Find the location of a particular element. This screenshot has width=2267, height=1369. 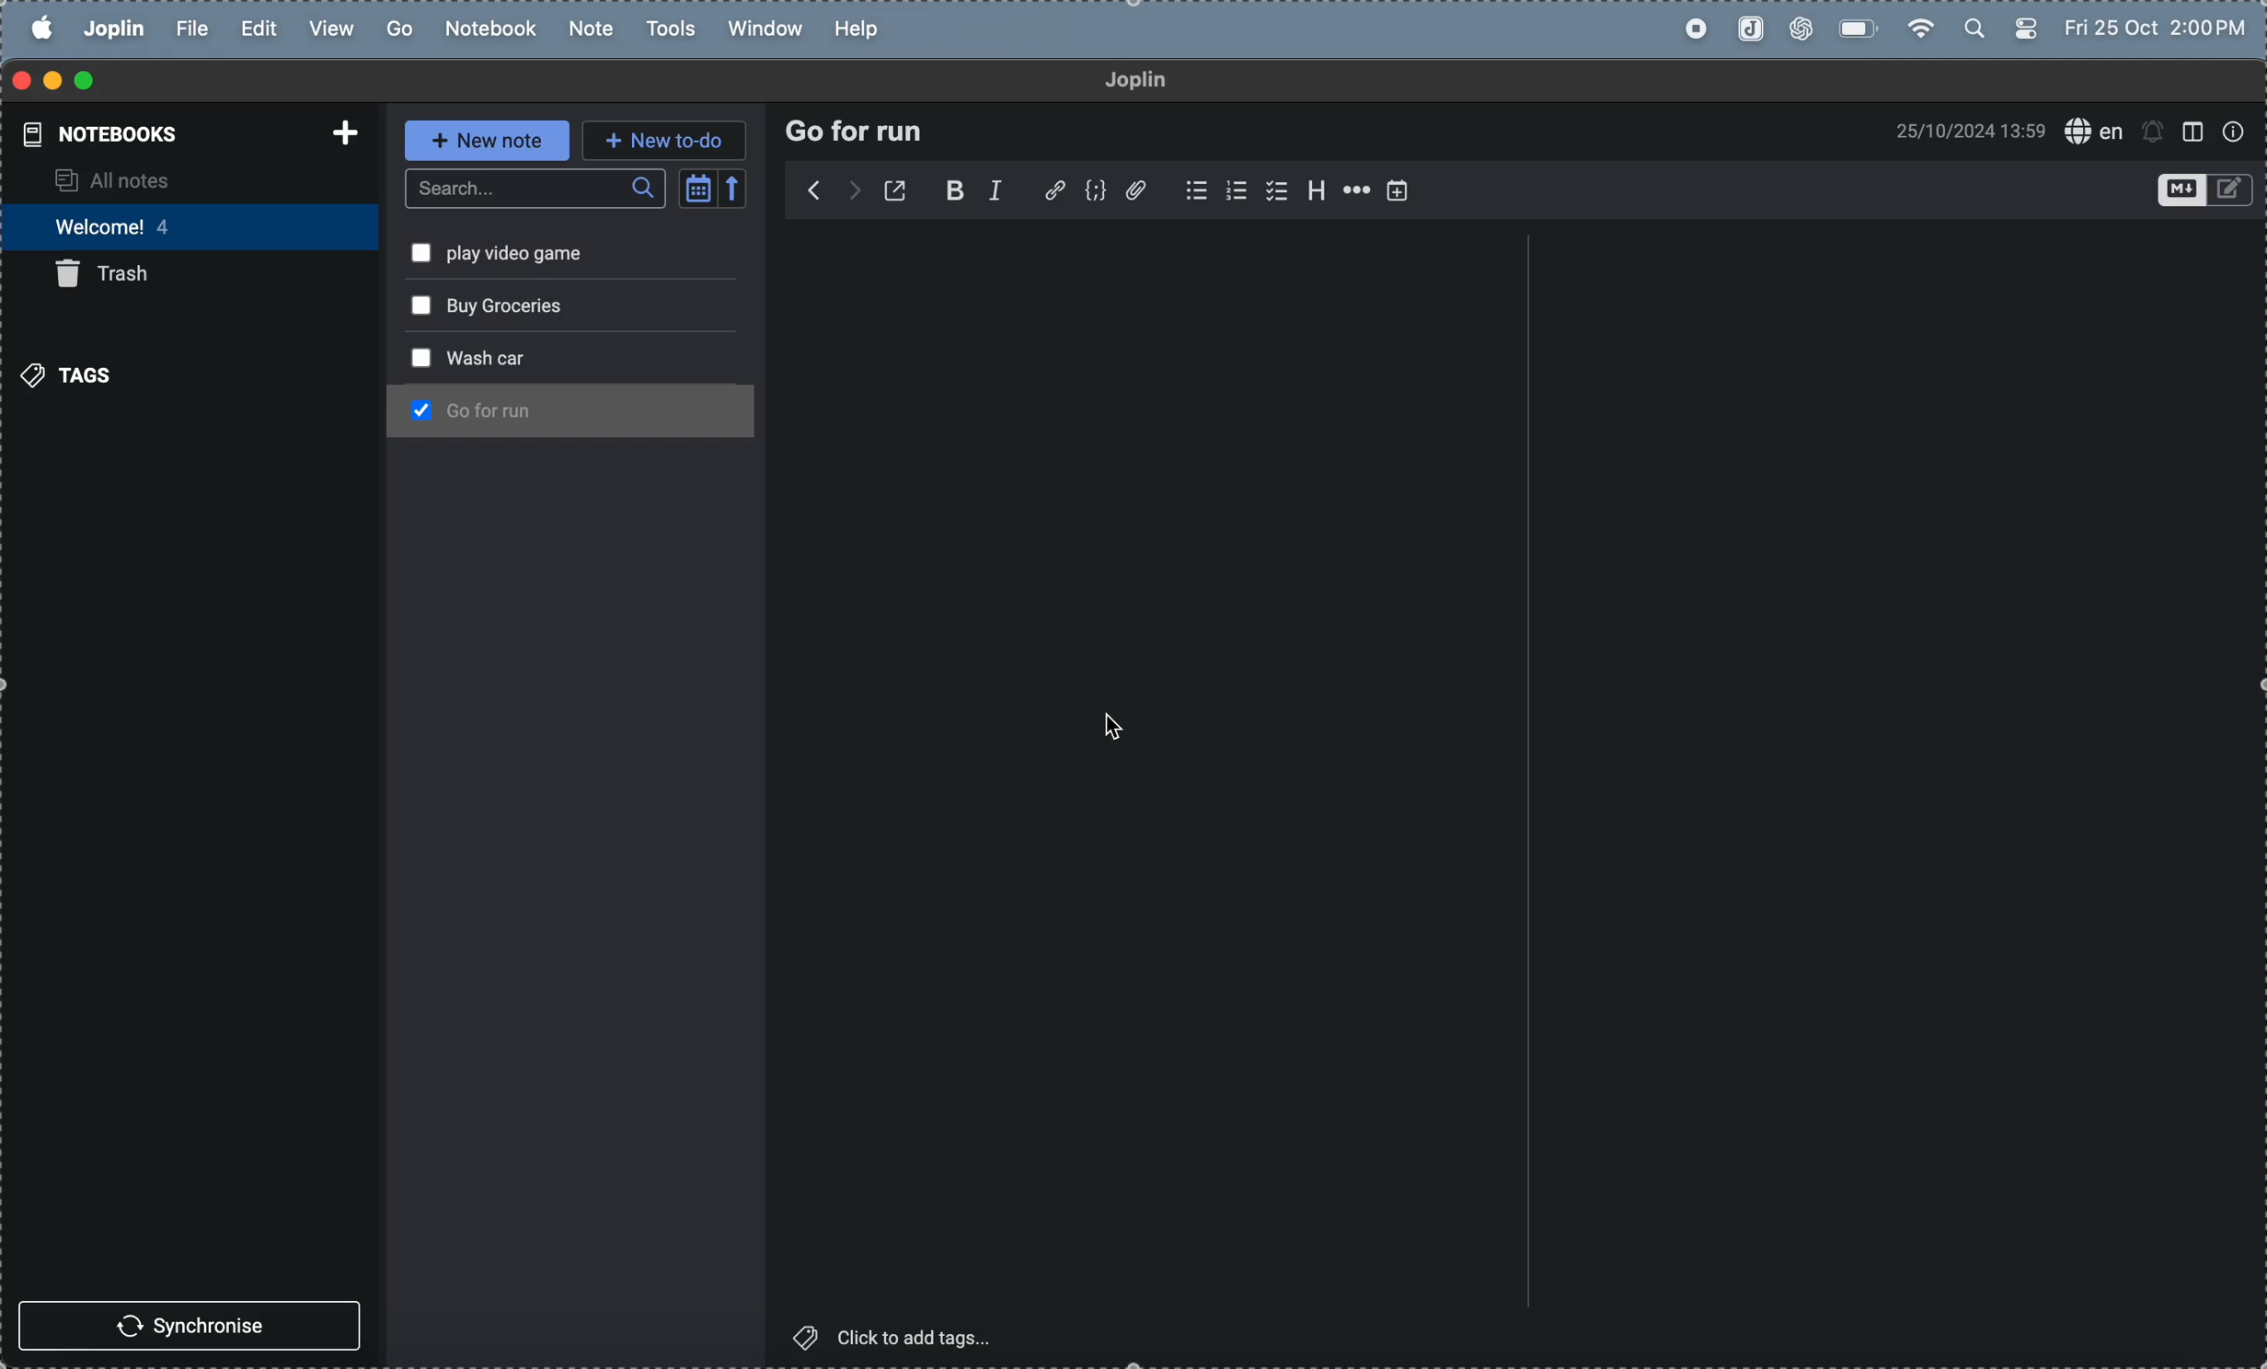

new to do is located at coordinates (668, 140).